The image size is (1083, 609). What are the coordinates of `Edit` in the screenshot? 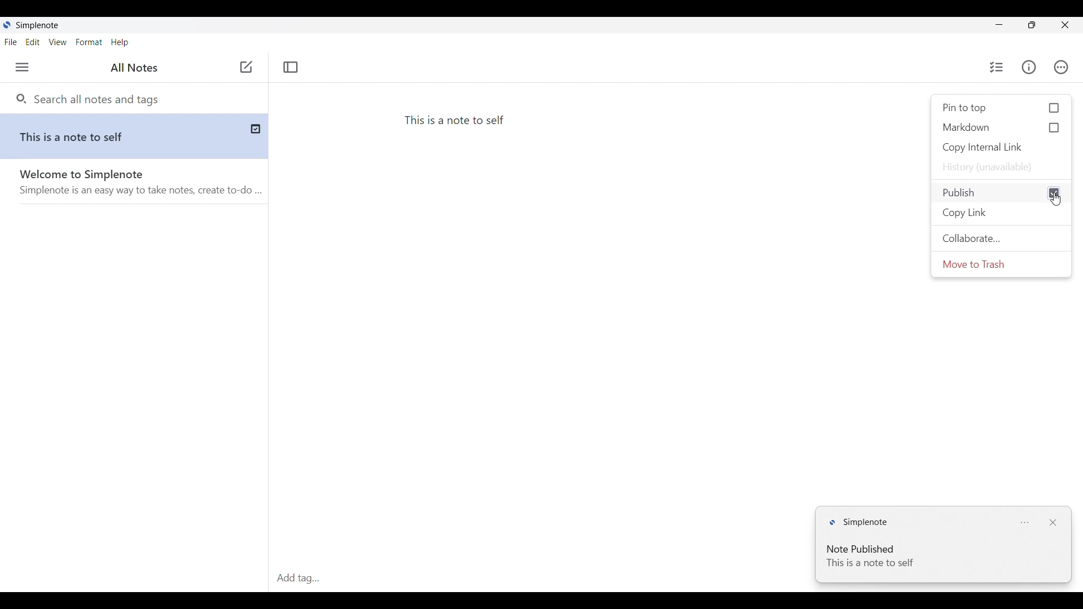 It's located at (32, 42).